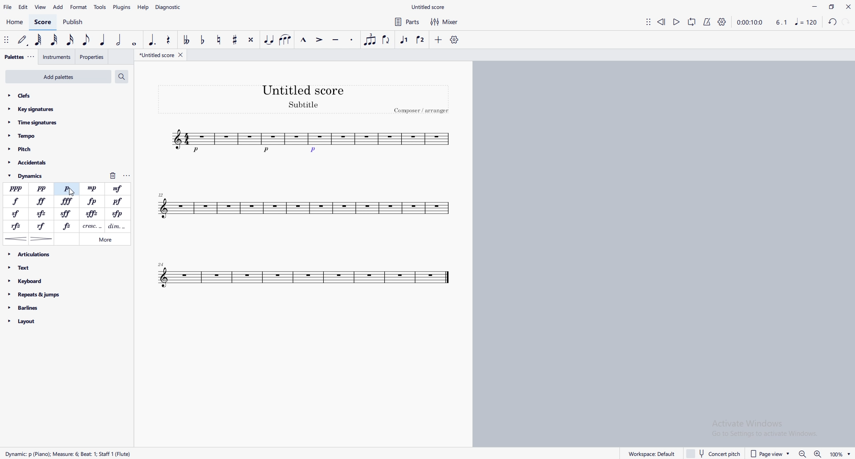 The width and height of the screenshot is (855, 459). I want to click on redo, so click(846, 21).